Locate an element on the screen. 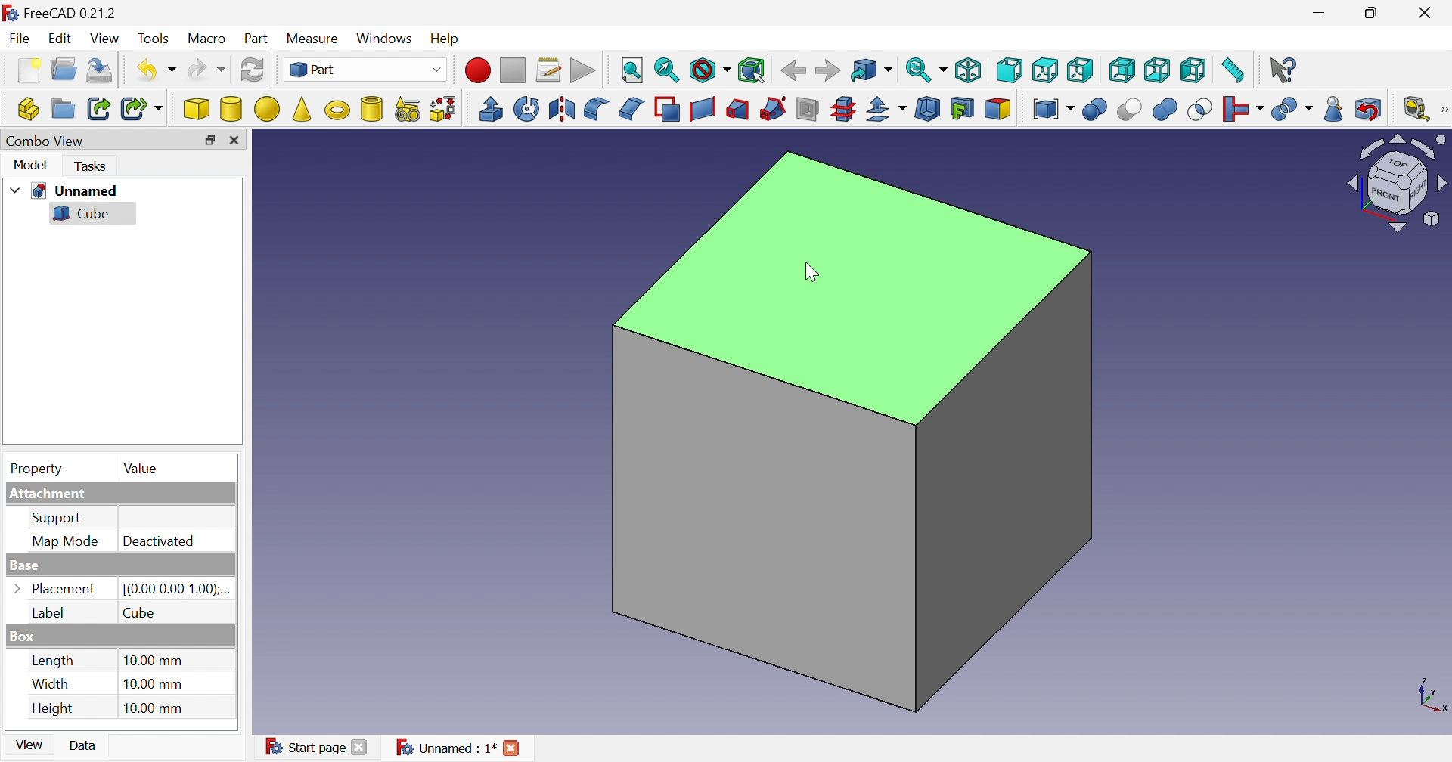 The height and width of the screenshot is (762, 1452). Rear is located at coordinates (1124, 70).